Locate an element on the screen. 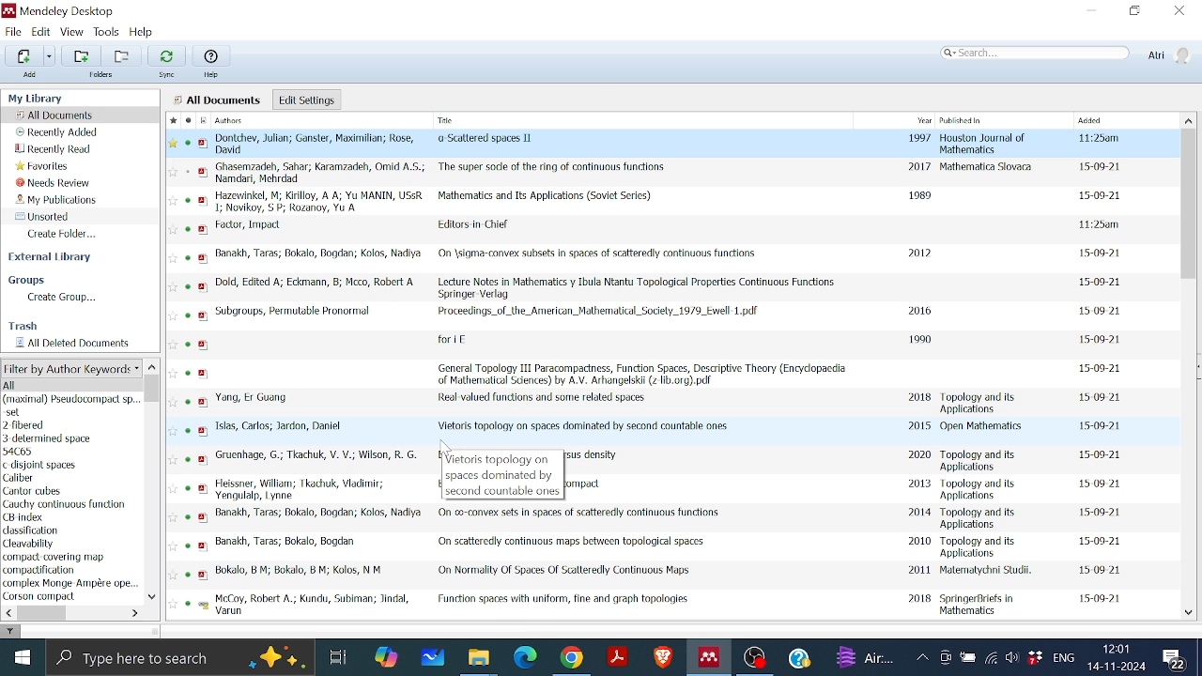 This screenshot has height=676, width=1202. Task View is located at coordinates (338, 657).